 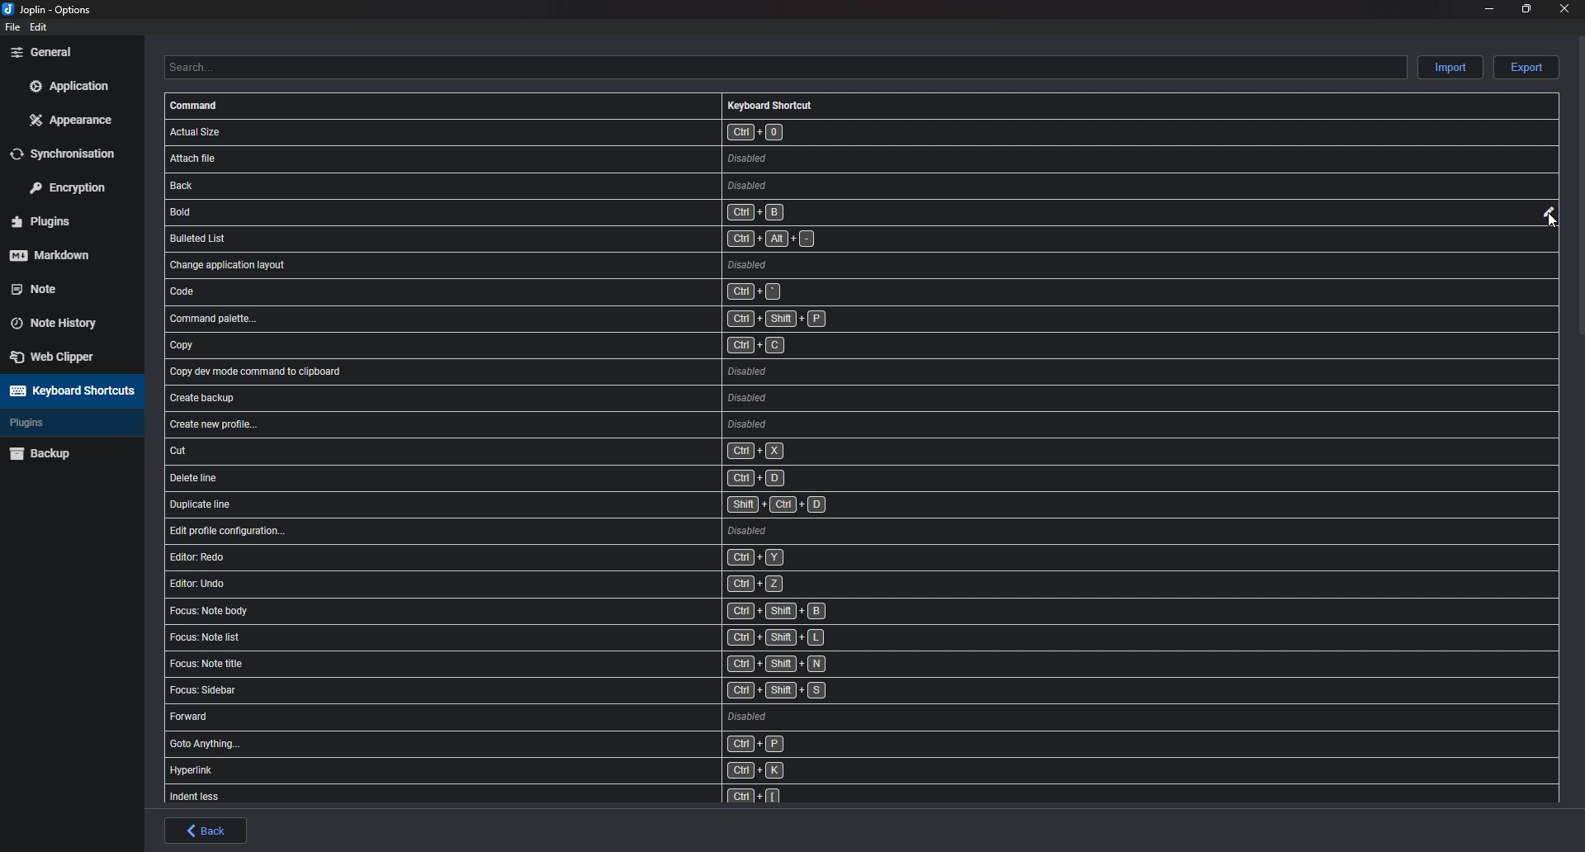 What do you see at coordinates (542, 639) in the screenshot?
I see `shortcut` at bounding box center [542, 639].